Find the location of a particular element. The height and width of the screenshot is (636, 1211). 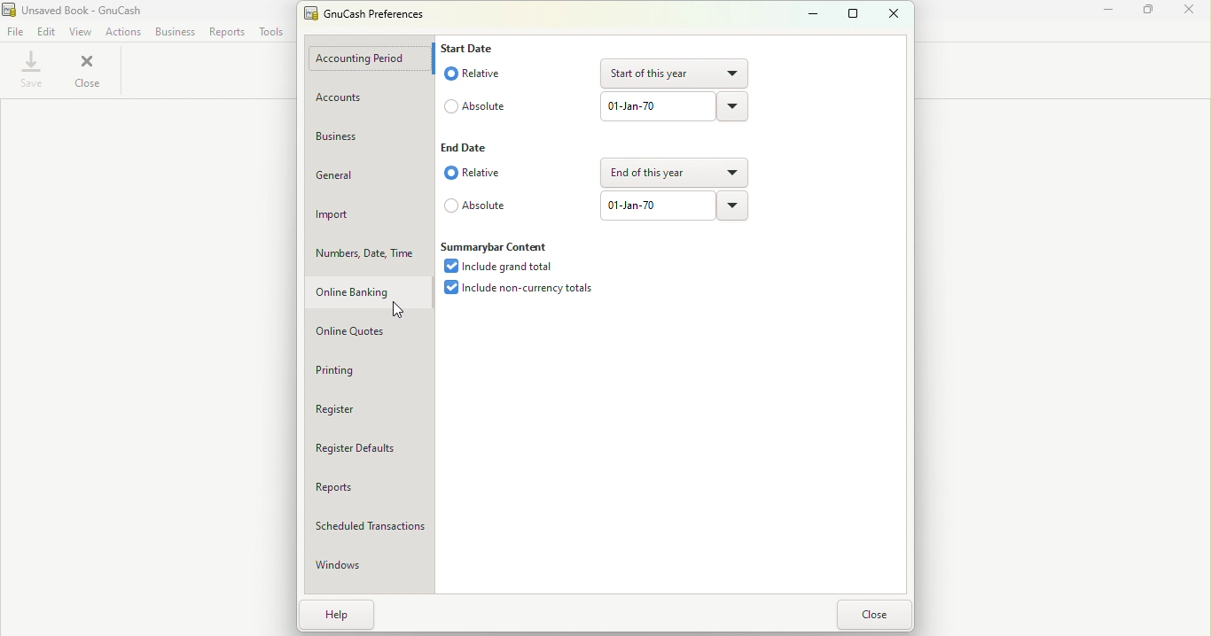

Relative is located at coordinates (477, 73).